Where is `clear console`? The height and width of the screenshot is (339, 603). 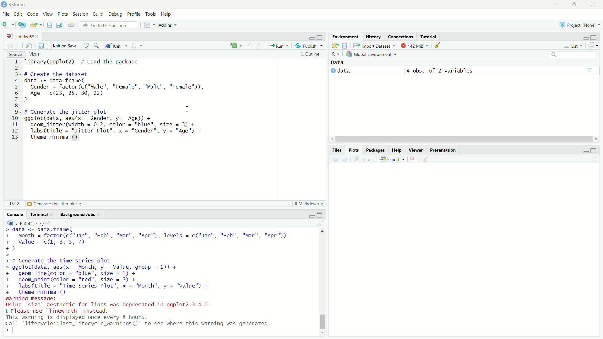
clear console is located at coordinates (321, 223).